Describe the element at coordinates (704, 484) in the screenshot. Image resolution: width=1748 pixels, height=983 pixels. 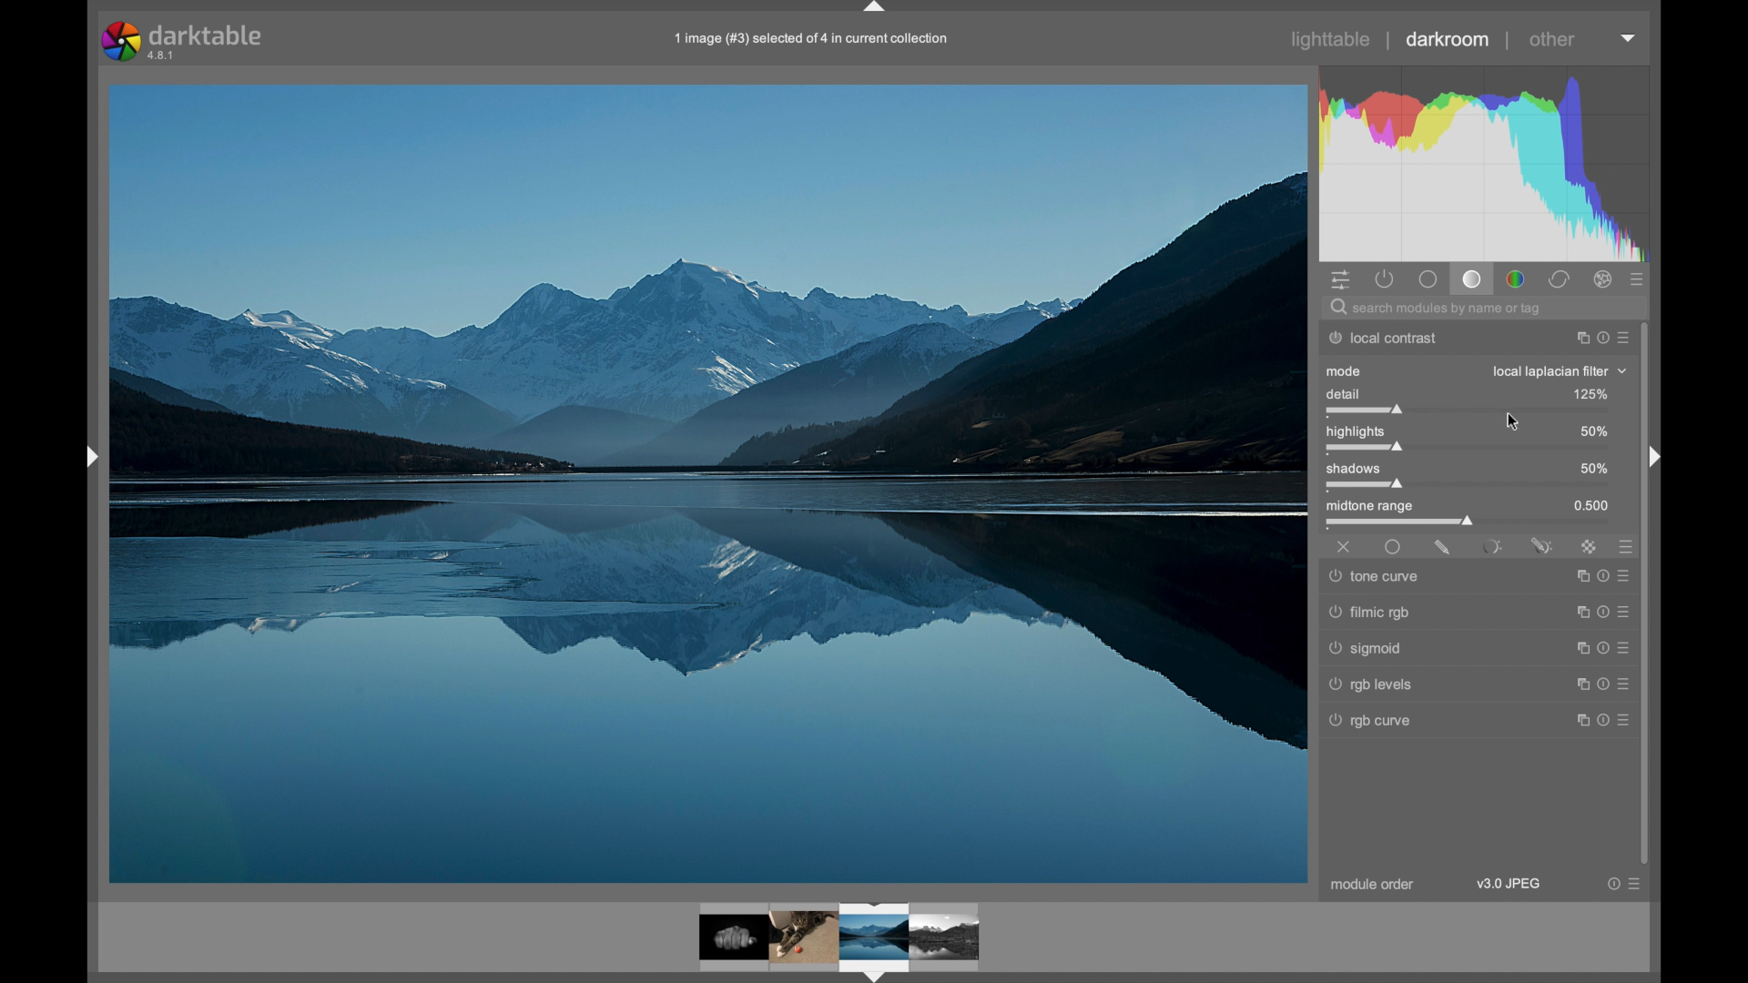
I see `photo` at that location.